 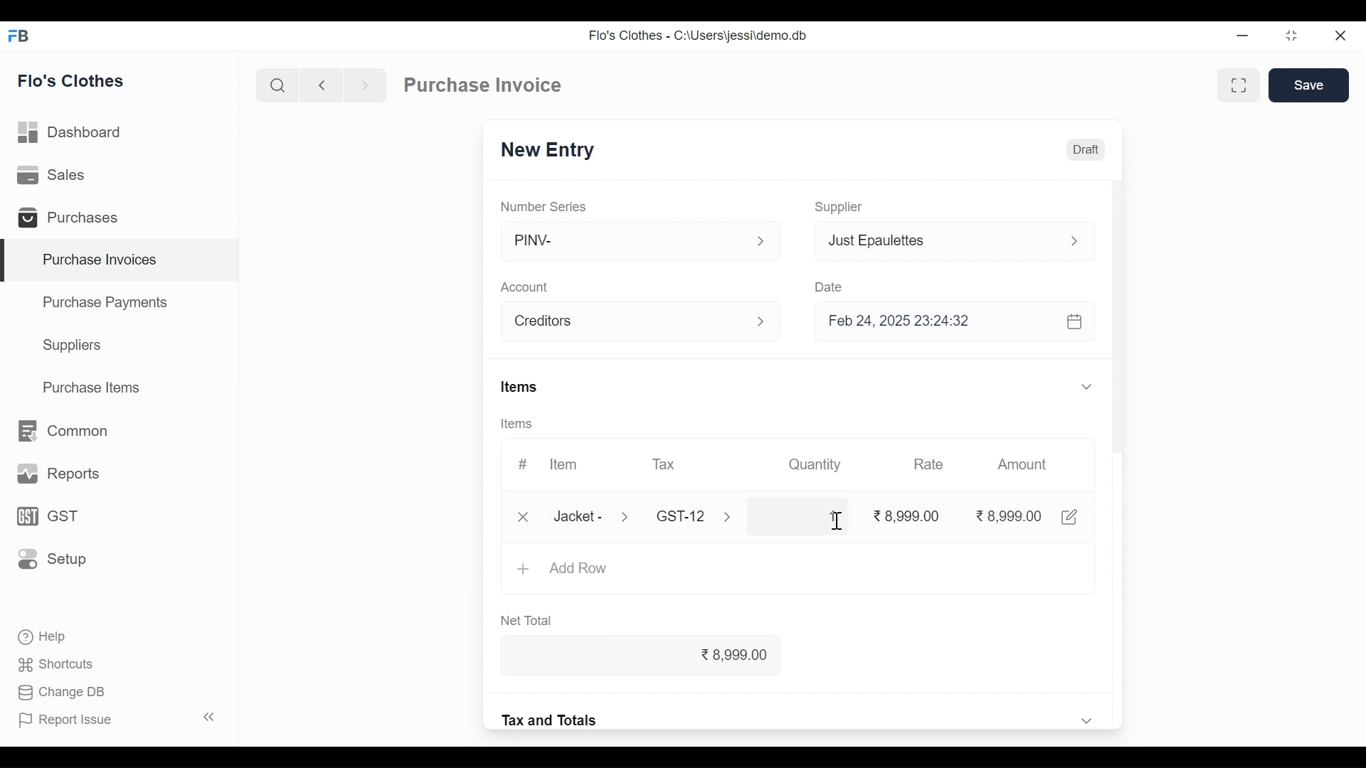 What do you see at coordinates (47, 516) in the screenshot?
I see `GST` at bounding box center [47, 516].